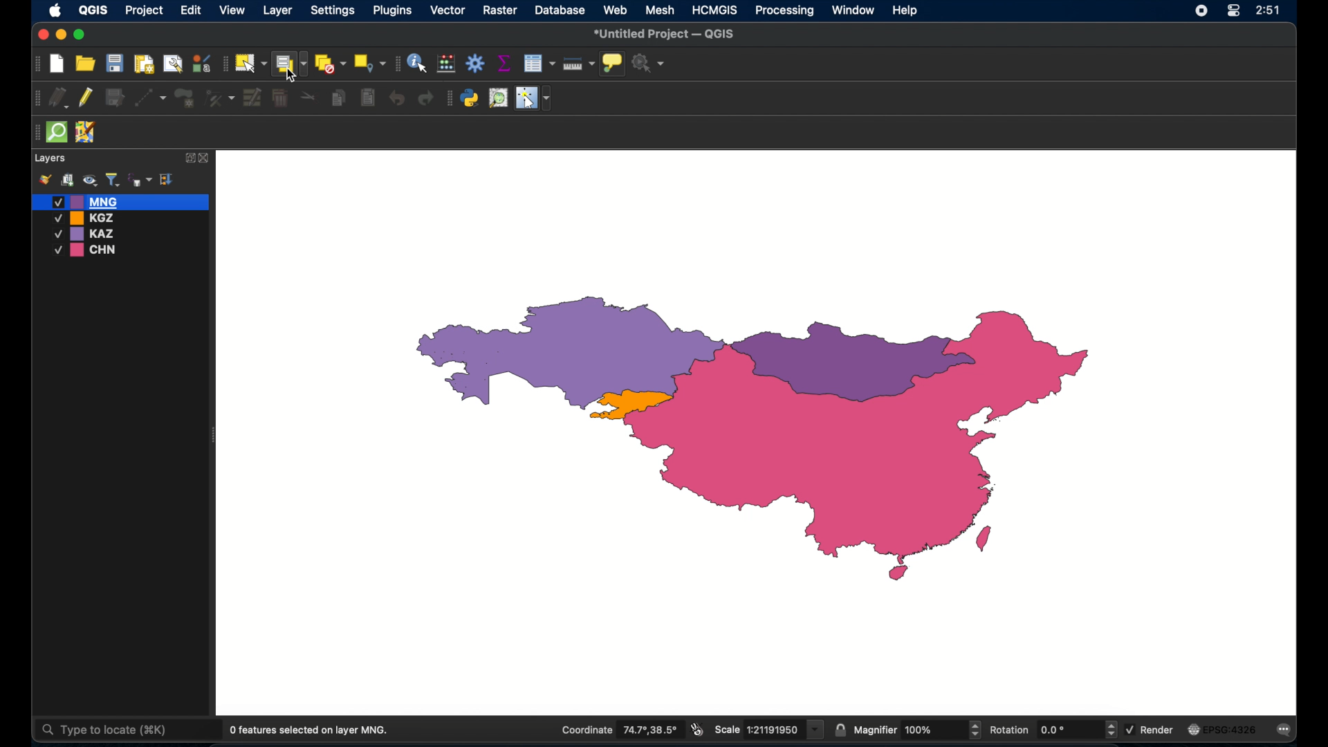 The width and height of the screenshot is (1328, 747). Describe the element at coordinates (308, 98) in the screenshot. I see `split features` at that location.